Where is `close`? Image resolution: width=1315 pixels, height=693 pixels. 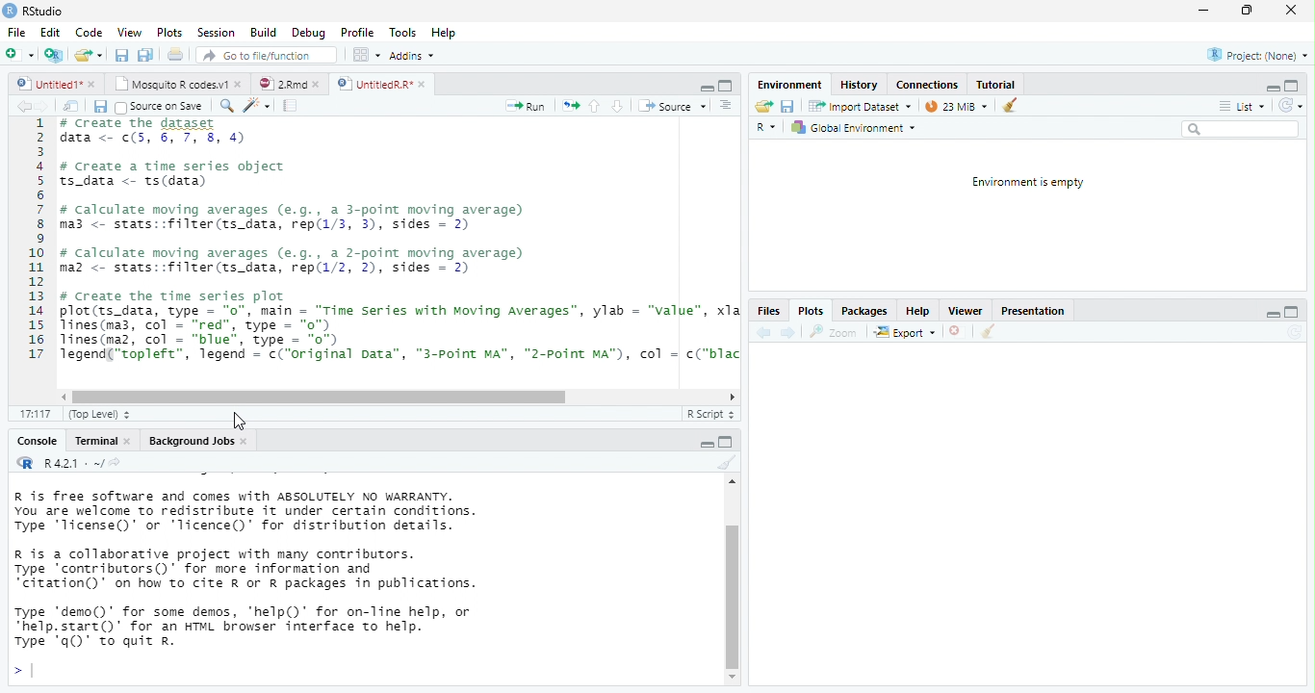
close is located at coordinates (93, 85).